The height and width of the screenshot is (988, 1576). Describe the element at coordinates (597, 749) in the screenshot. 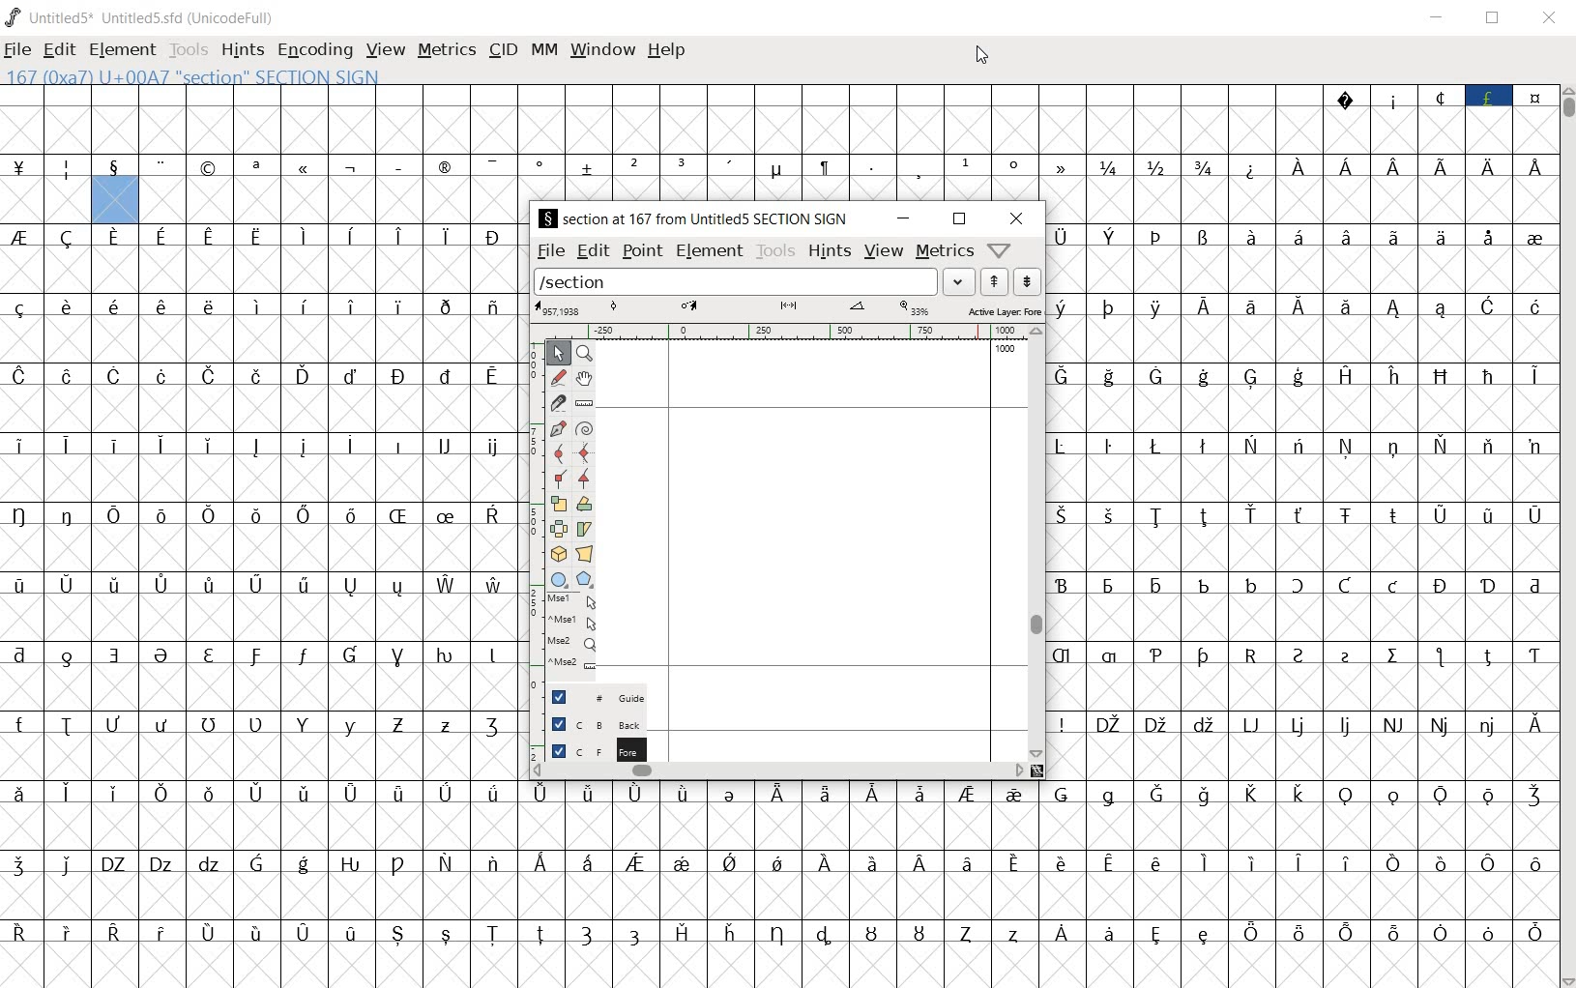

I see `foreground layer` at that location.